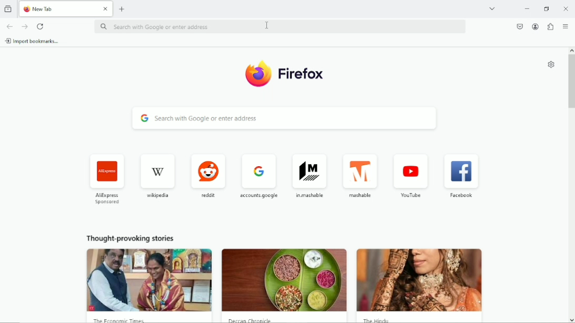 This screenshot has height=323, width=575. Describe the element at coordinates (551, 64) in the screenshot. I see `personalize new tab` at that location.